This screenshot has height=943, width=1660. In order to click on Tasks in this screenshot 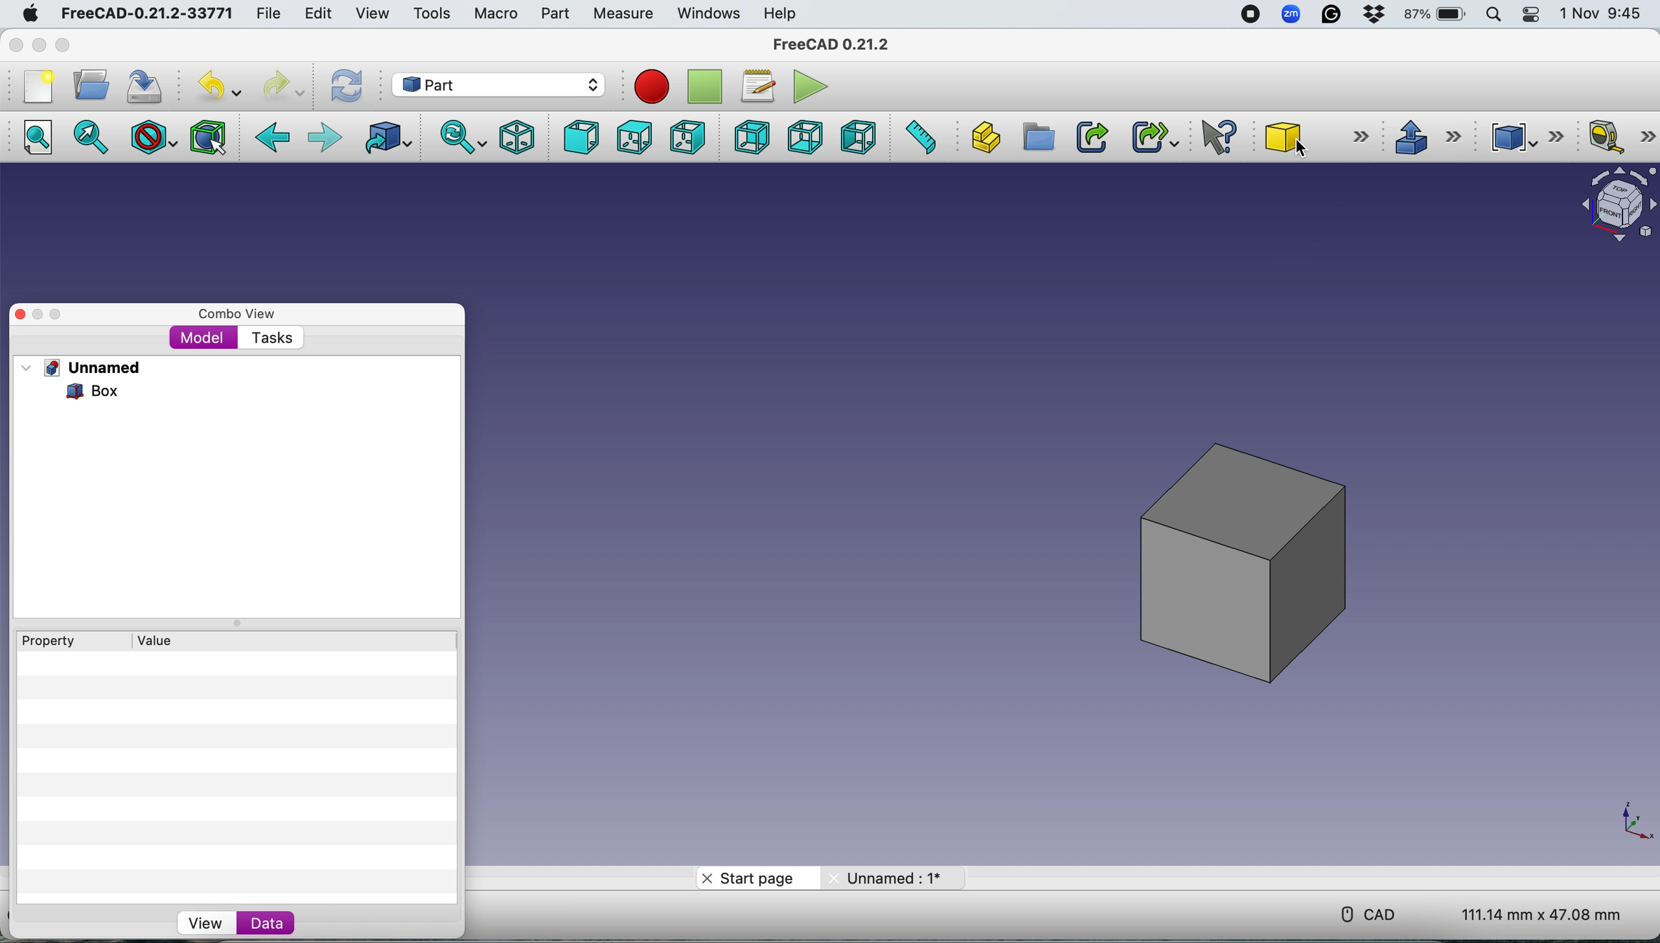, I will do `click(271, 339)`.